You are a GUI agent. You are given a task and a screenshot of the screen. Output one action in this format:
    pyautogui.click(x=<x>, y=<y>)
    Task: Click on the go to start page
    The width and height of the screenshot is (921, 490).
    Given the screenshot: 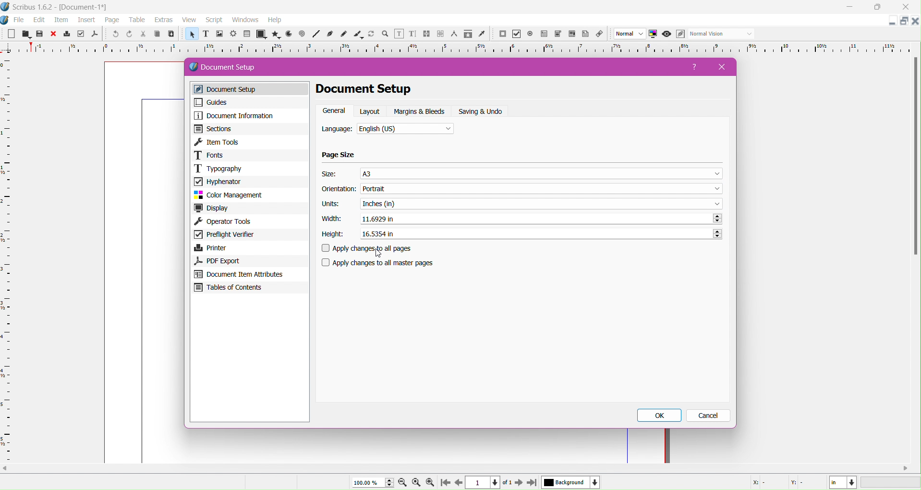 What is the action you would take?
    pyautogui.click(x=444, y=483)
    